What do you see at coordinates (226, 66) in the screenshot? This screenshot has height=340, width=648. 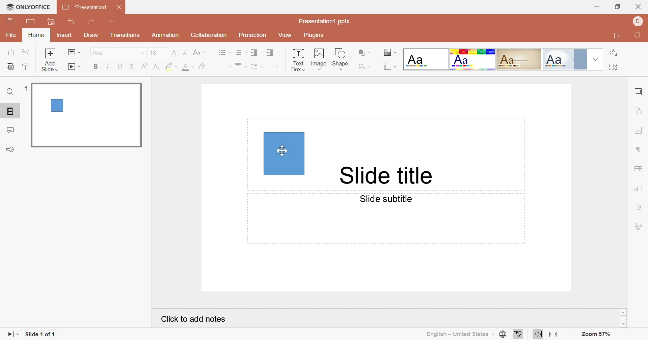 I see `Align Left` at bounding box center [226, 66].